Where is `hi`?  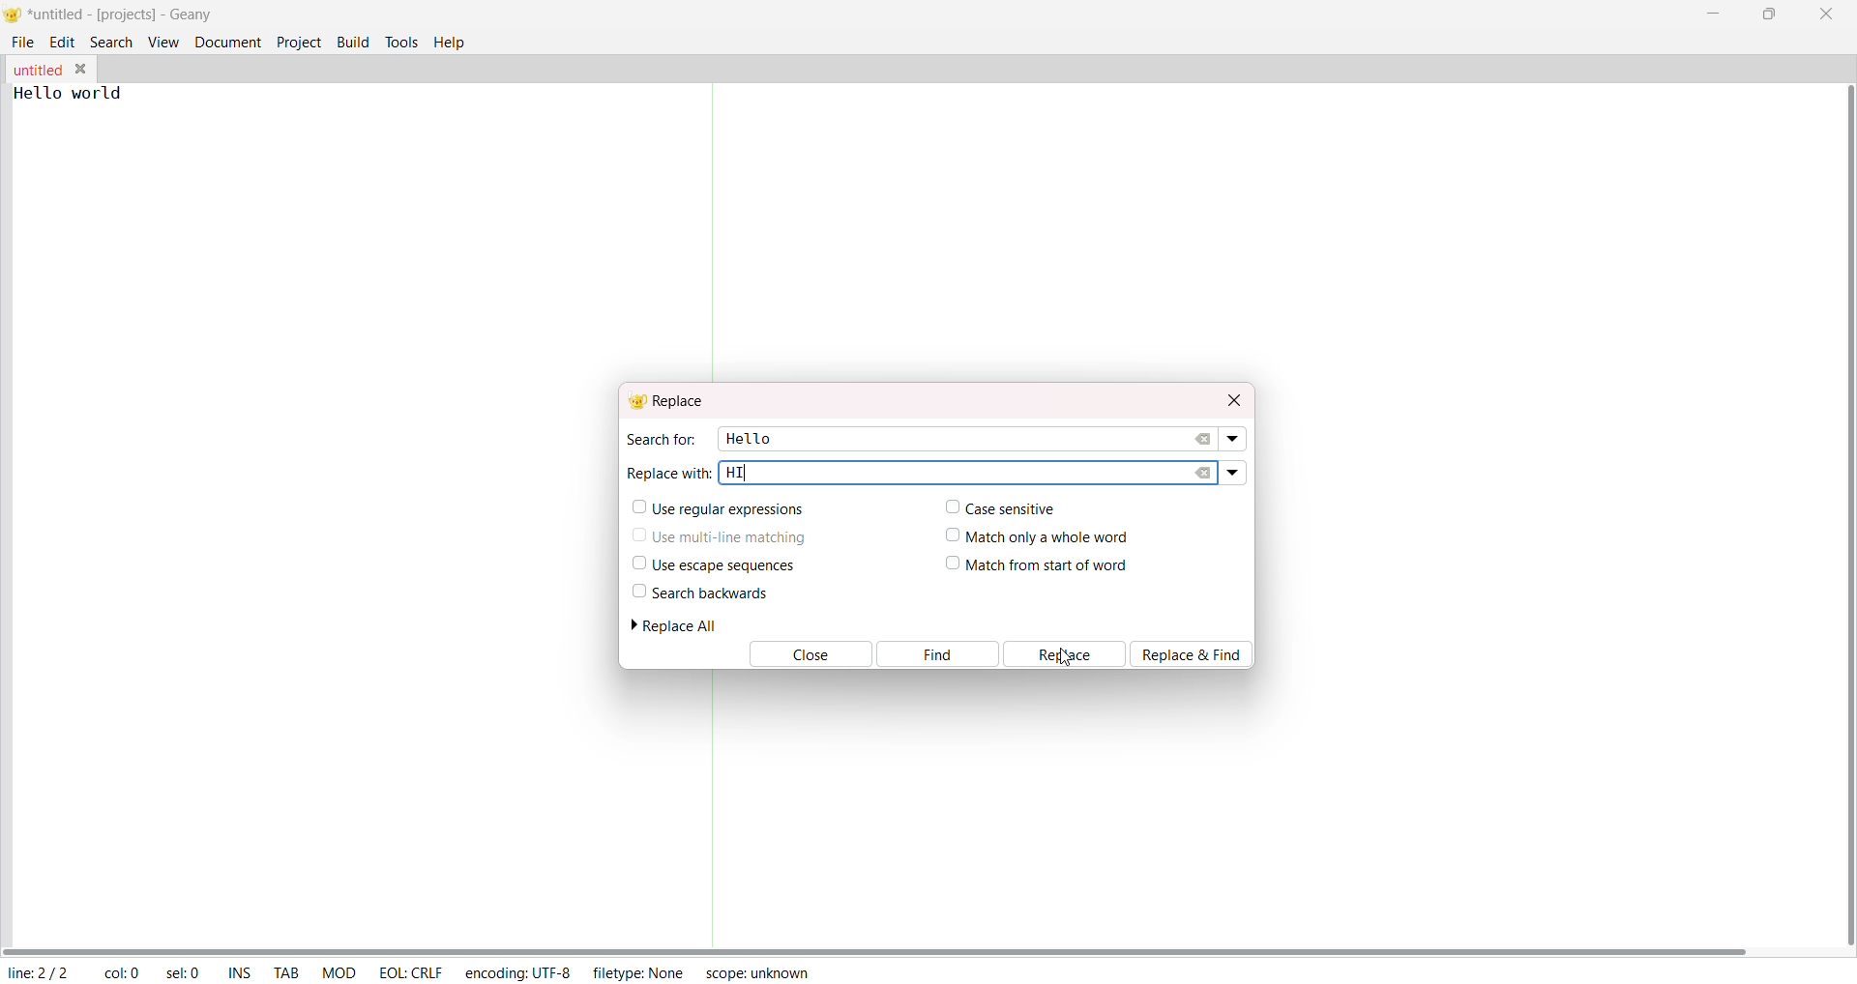 hi is located at coordinates (736, 473).